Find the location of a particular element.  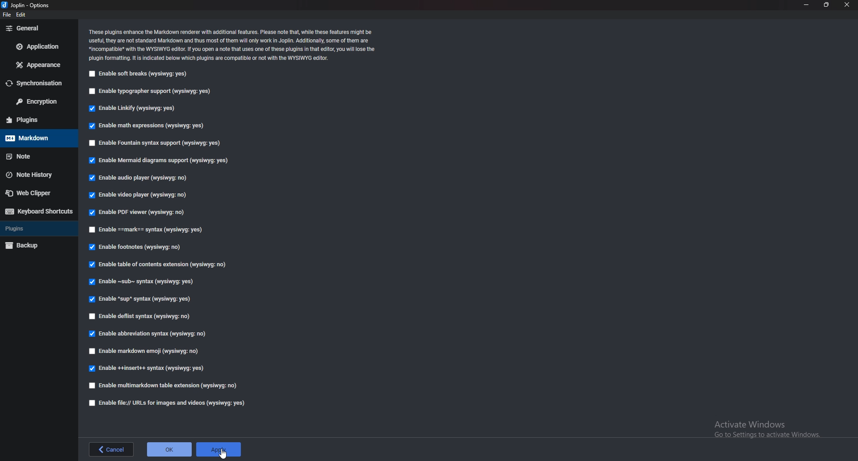

Enable markdown emoji is located at coordinates (146, 352).